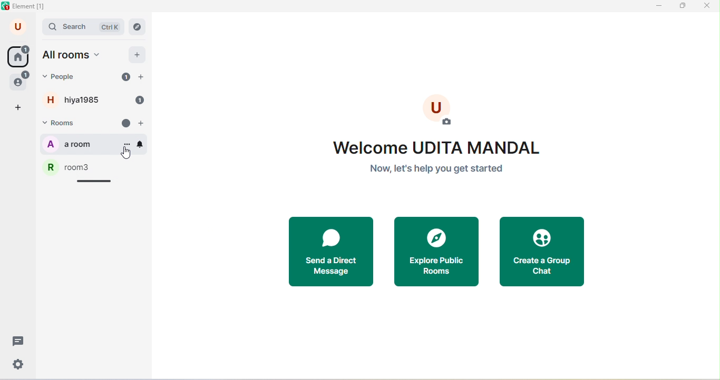 This screenshot has height=380, width=720. Describe the element at coordinates (20, 81) in the screenshot. I see `people` at that location.